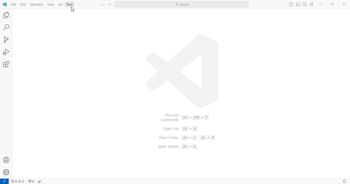 Image resolution: width=350 pixels, height=184 pixels. I want to click on toggle panel, so click(298, 4).